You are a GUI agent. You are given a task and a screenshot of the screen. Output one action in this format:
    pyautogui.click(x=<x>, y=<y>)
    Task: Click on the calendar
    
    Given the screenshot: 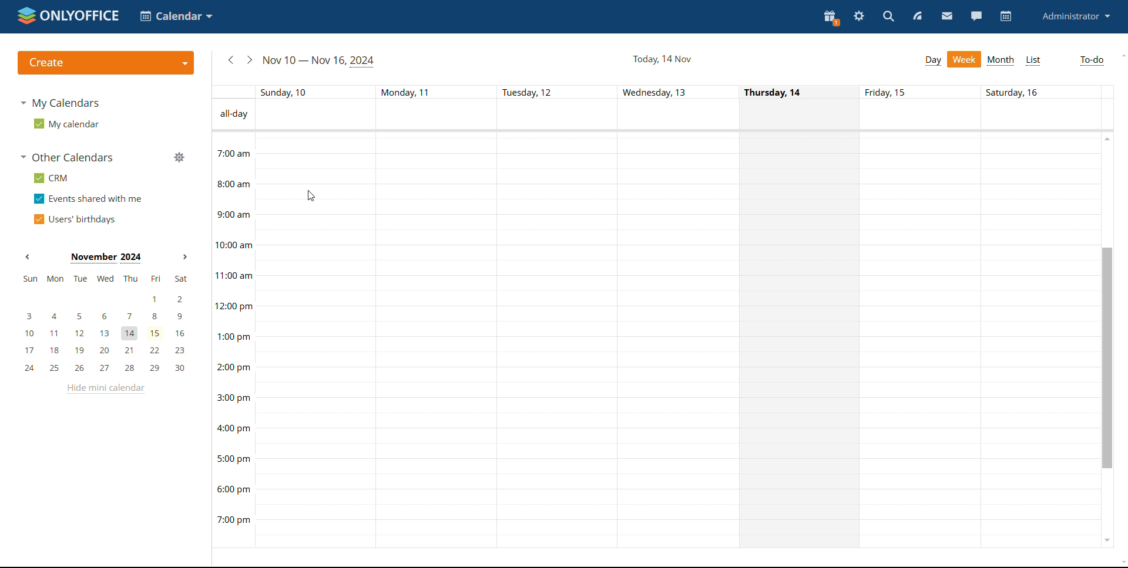 What is the action you would take?
    pyautogui.click(x=1006, y=16)
    